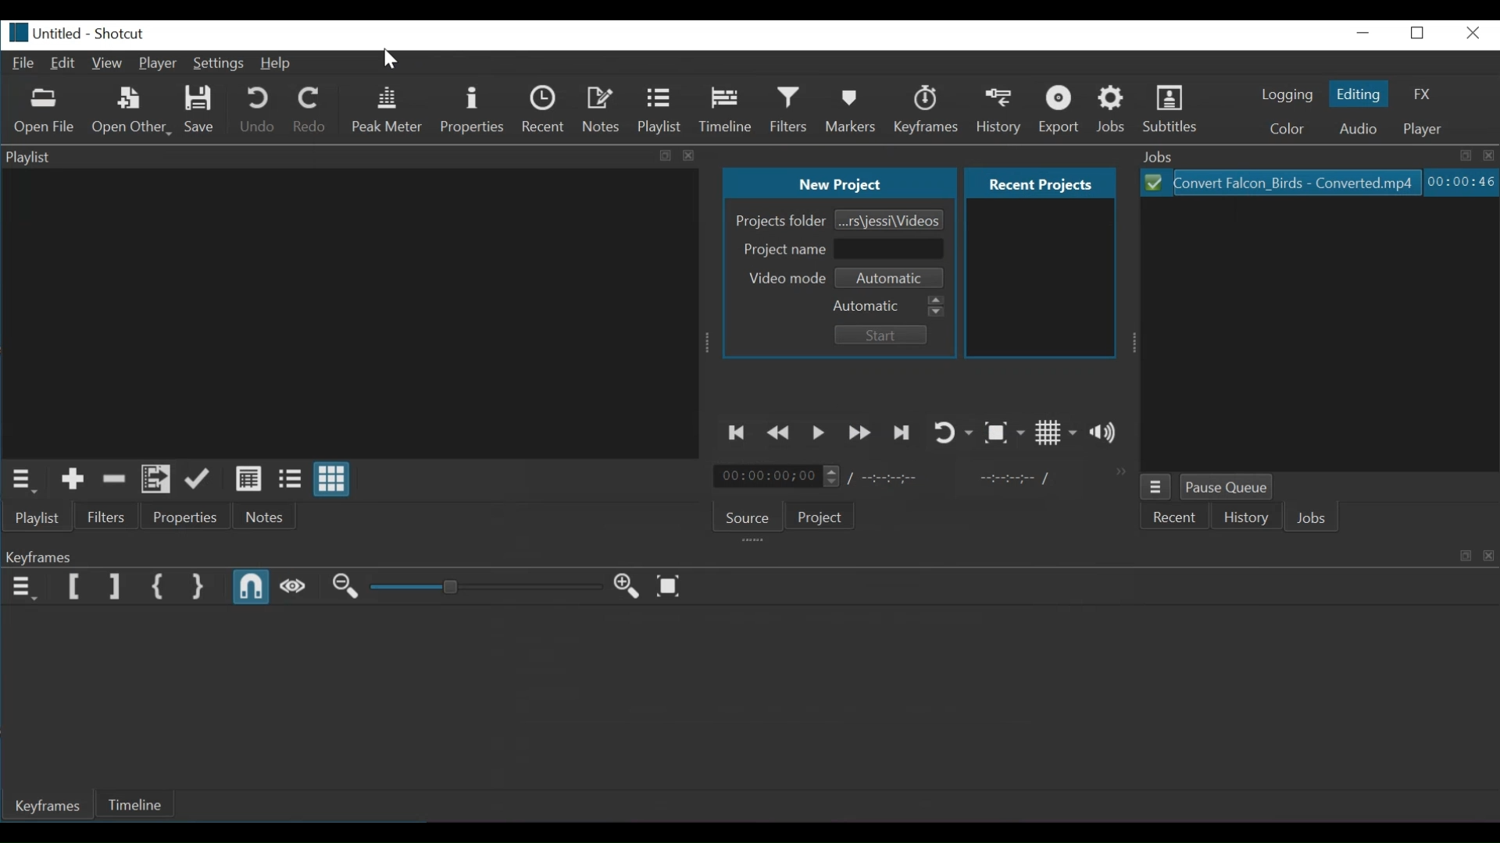  What do you see at coordinates (785, 250) in the screenshot?
I see `Project name` at bounding box center [785, 250].